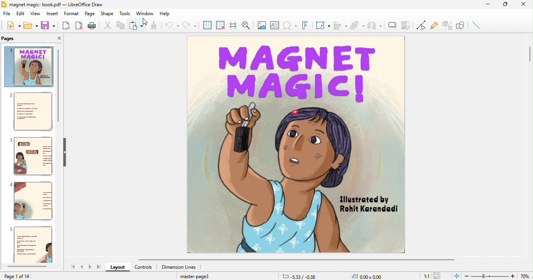 The image size is (533, 280). I want to click on horizontal scroll bar, so click(262, 259).